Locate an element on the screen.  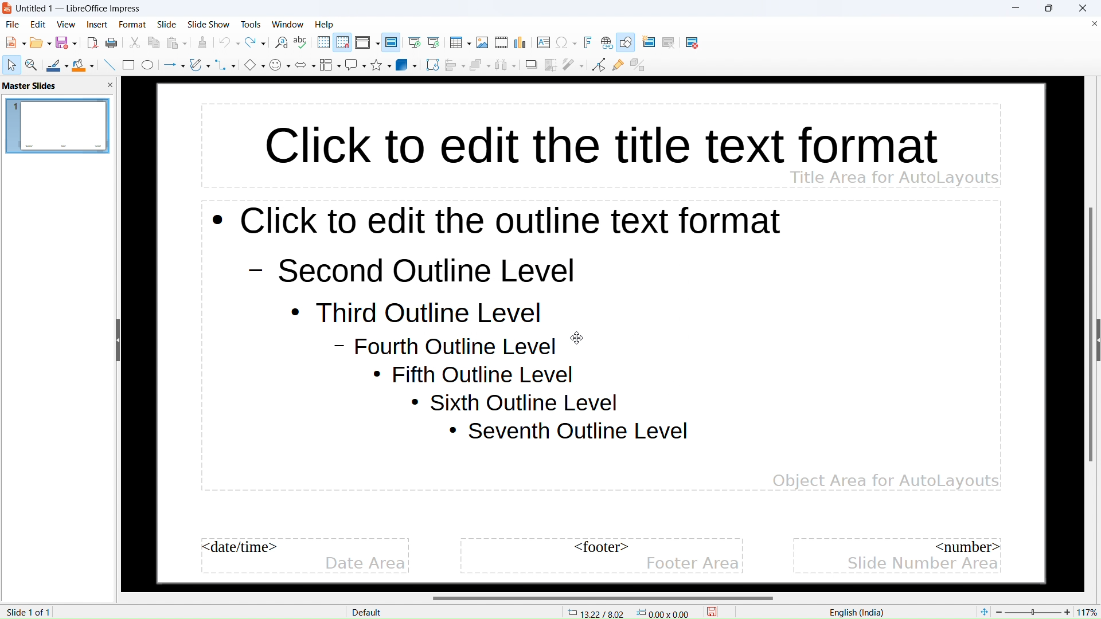
<number> is located at coordinates (969, 546).